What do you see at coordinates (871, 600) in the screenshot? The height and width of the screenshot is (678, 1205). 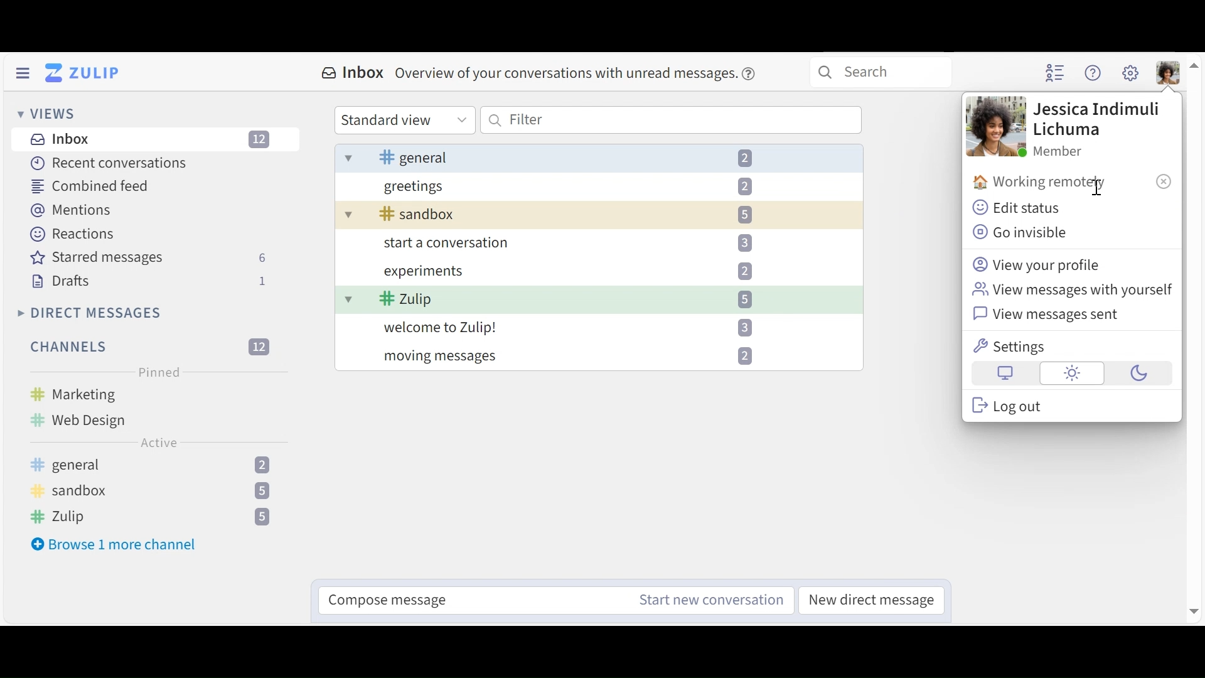 I see `New direct message` at bounding box center [871, 600].